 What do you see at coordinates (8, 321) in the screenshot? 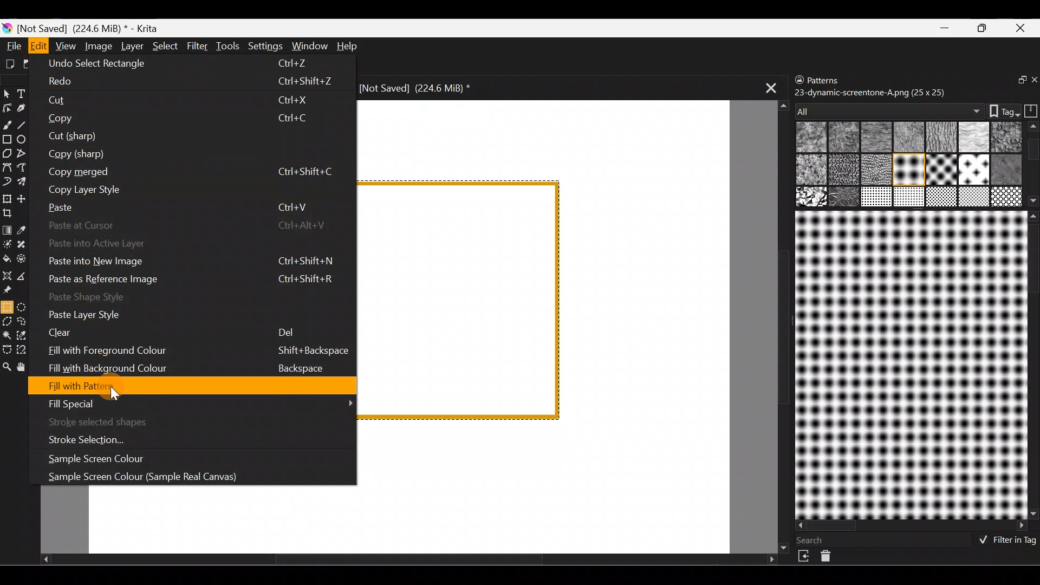
I see `Polygonal selection tool` at bounding box center [8, 321].